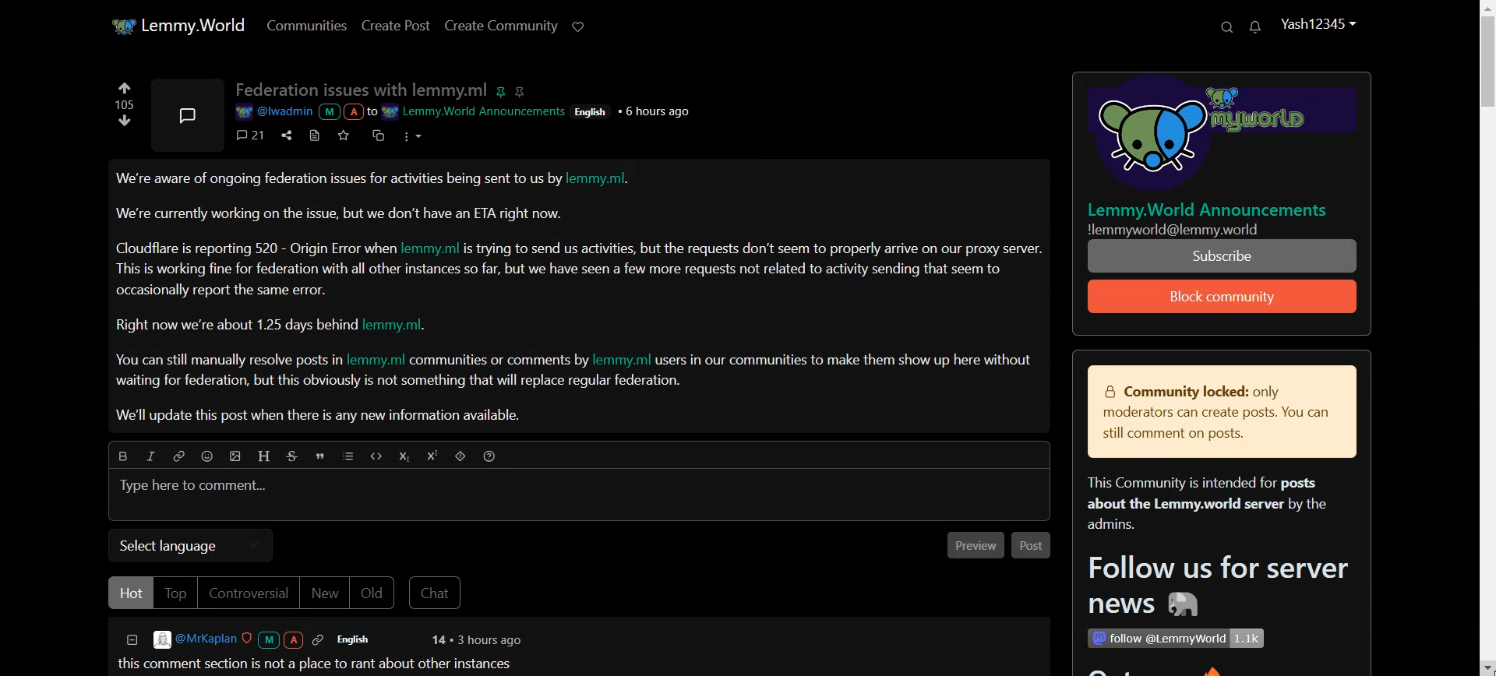 Image resolution: width=1496 pixels, height=676 pixels. Describe the element at coordinates (376, 456) in the screenshot. I see `Code` at that location.